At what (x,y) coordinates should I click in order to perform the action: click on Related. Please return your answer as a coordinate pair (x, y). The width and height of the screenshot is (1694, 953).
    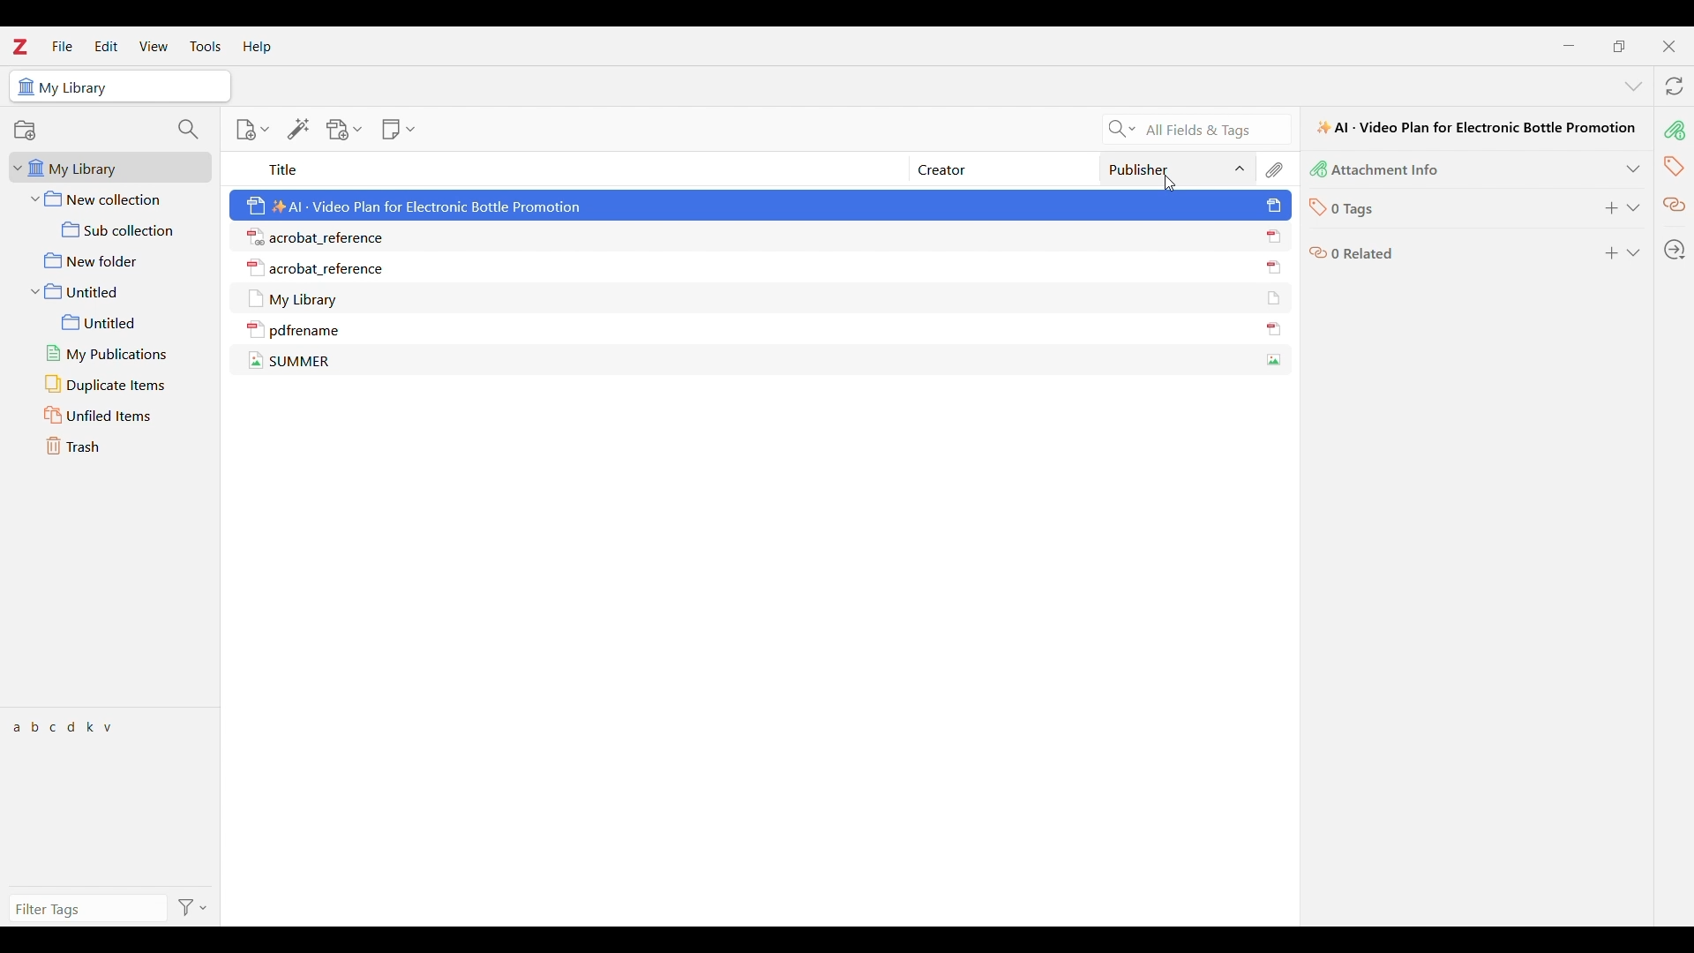
    Looking at the image, I should click on (1673, 206).